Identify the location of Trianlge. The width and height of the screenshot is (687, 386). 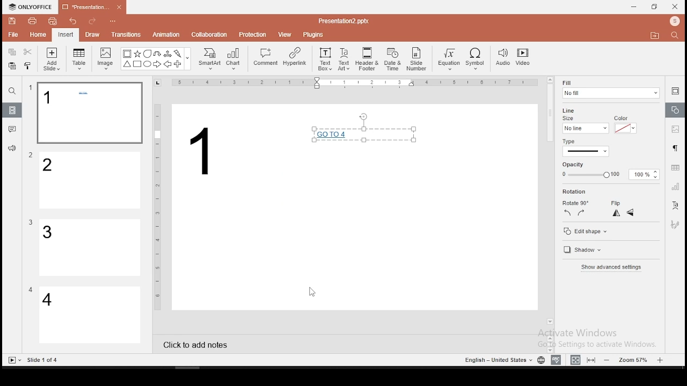
(126, 64).